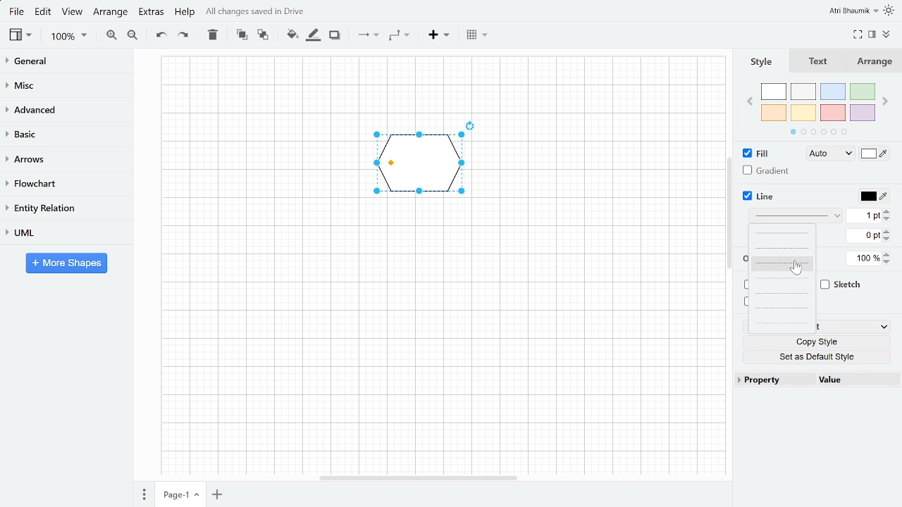 The height and width of the screenshot is (507, 902). I want to click on Line style, so click(796, 215).